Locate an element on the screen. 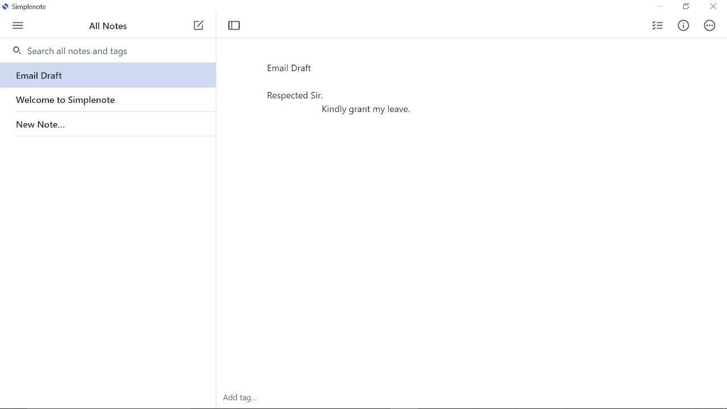 The height and width of the screenshot is (409, 727). All notes is located at coordinates (123, 26).